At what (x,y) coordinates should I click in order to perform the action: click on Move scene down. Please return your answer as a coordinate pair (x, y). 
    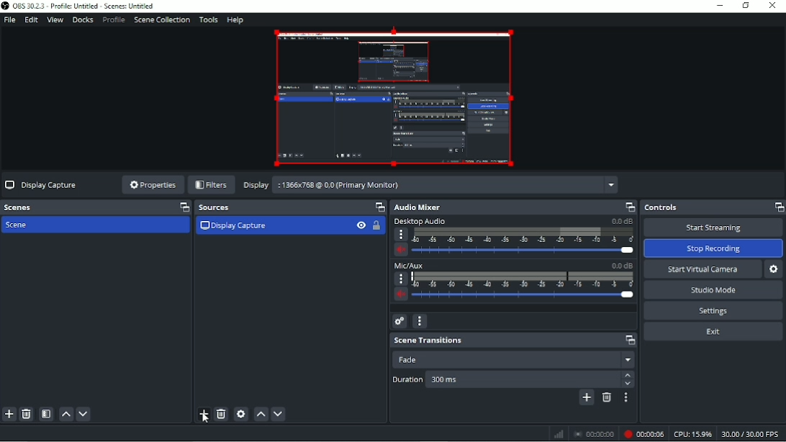
    Looking at the image, I should click on (84, 413).